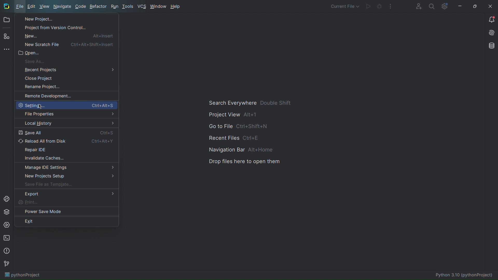 This screenshot has width=498, height=280. What do you see at coordinates (44, 7) in the screenshot?
I see `View` at bounding box center [44, 7].